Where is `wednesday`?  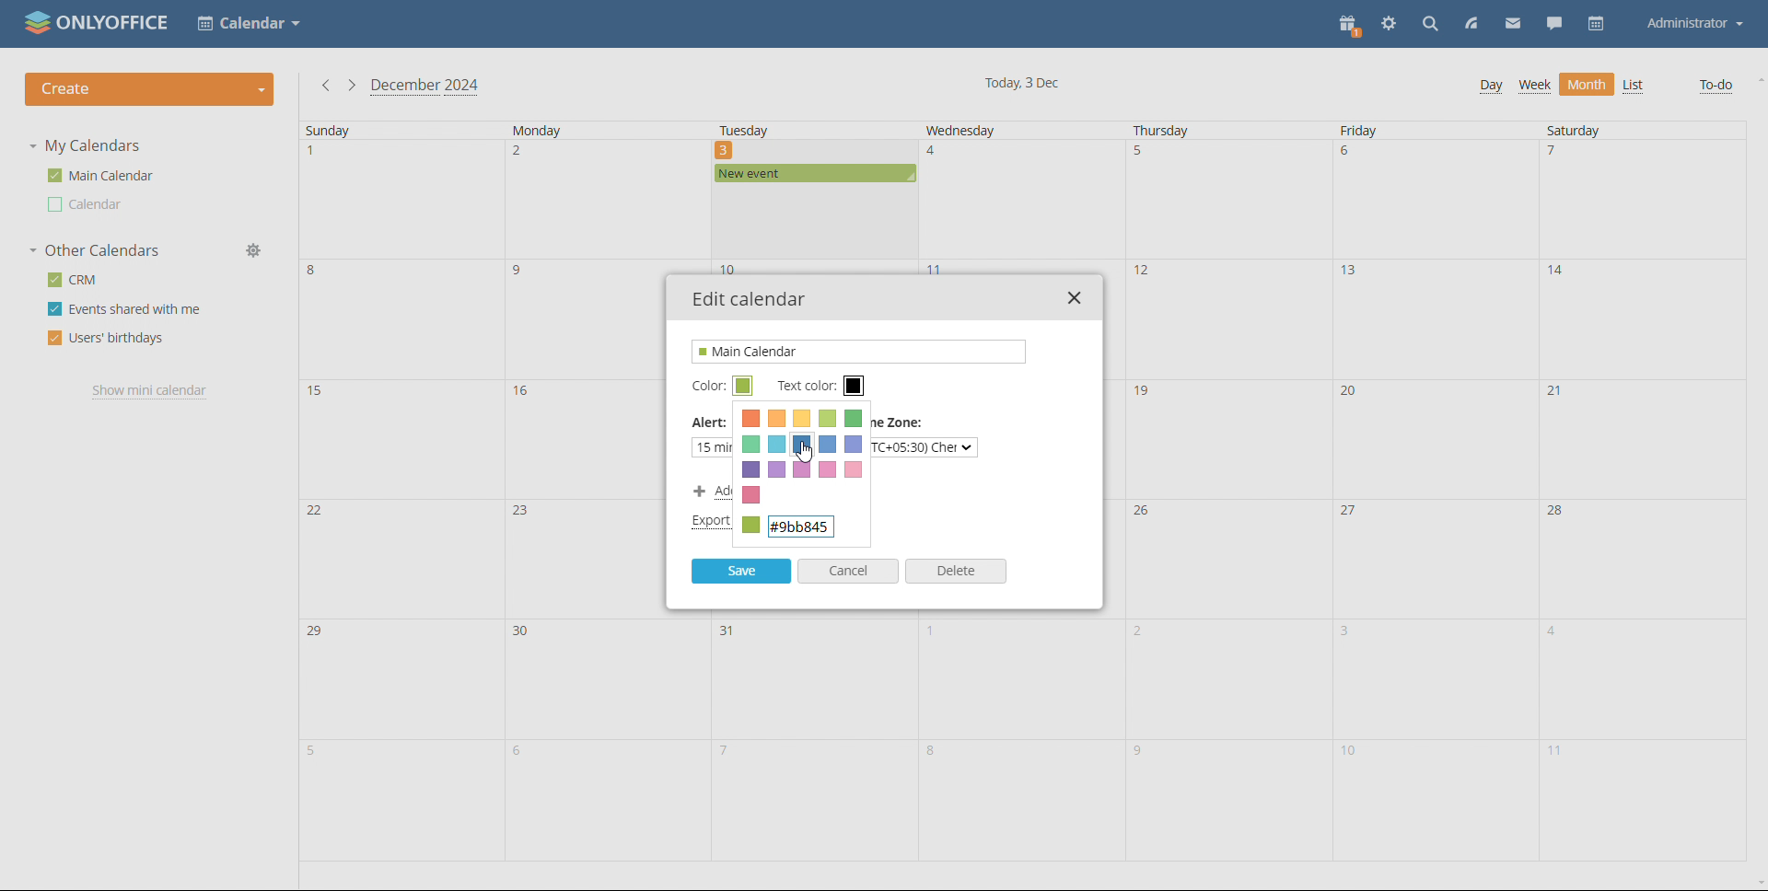 wednesday is located at coordinates (985, 130).